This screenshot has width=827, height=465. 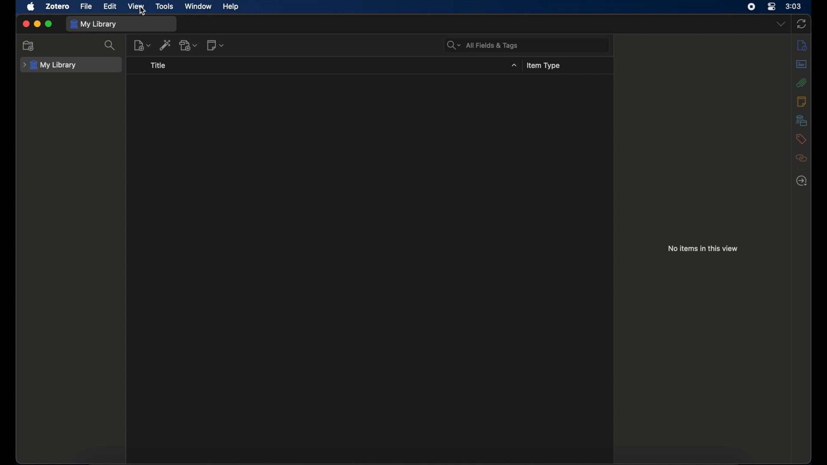 I want to click on attachments, so click(x=802, y=83).